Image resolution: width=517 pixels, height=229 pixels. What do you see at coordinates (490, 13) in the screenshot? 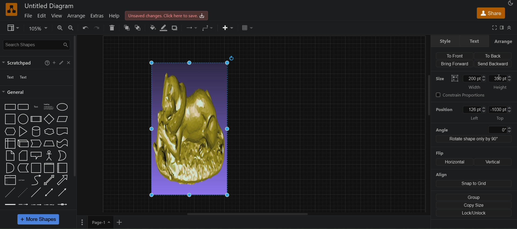
I see `share` at bounding box center [490, 13].